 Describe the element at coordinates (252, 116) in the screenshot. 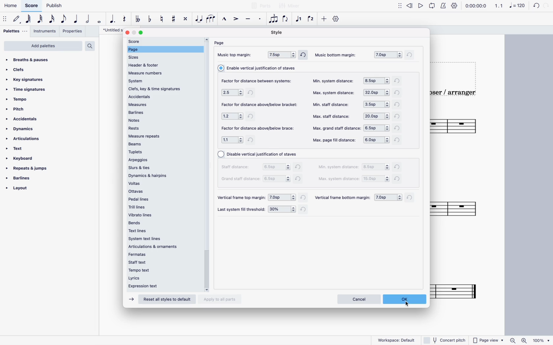

I see `refresh` at that location.